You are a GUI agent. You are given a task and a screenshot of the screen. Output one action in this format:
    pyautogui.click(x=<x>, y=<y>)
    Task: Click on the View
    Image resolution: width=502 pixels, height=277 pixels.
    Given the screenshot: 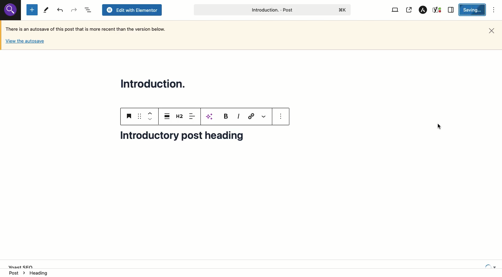 What is the action you would take?
    pyautogui.click(x=395, y=10)
    